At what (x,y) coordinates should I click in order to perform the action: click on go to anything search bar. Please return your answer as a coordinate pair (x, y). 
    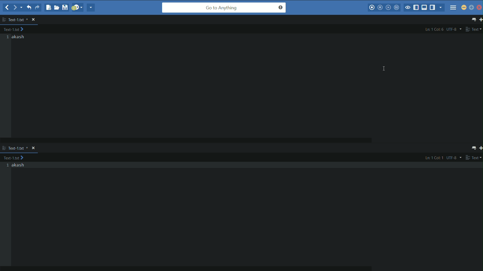
    Looking at the image, I should click on (224, 8).